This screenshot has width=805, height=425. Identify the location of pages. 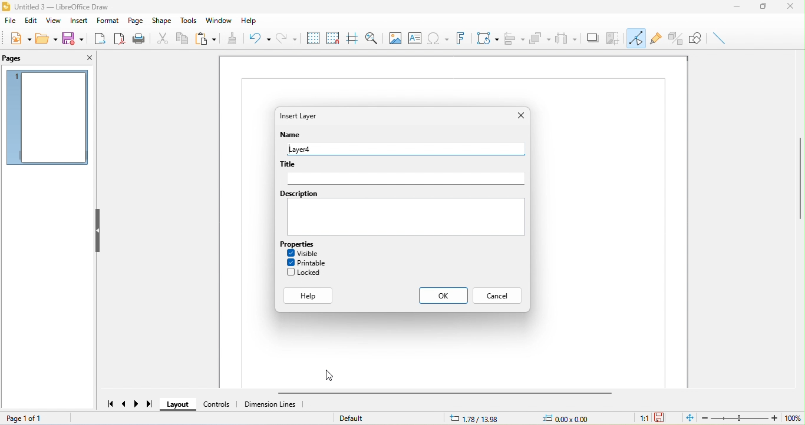
(19, 59).